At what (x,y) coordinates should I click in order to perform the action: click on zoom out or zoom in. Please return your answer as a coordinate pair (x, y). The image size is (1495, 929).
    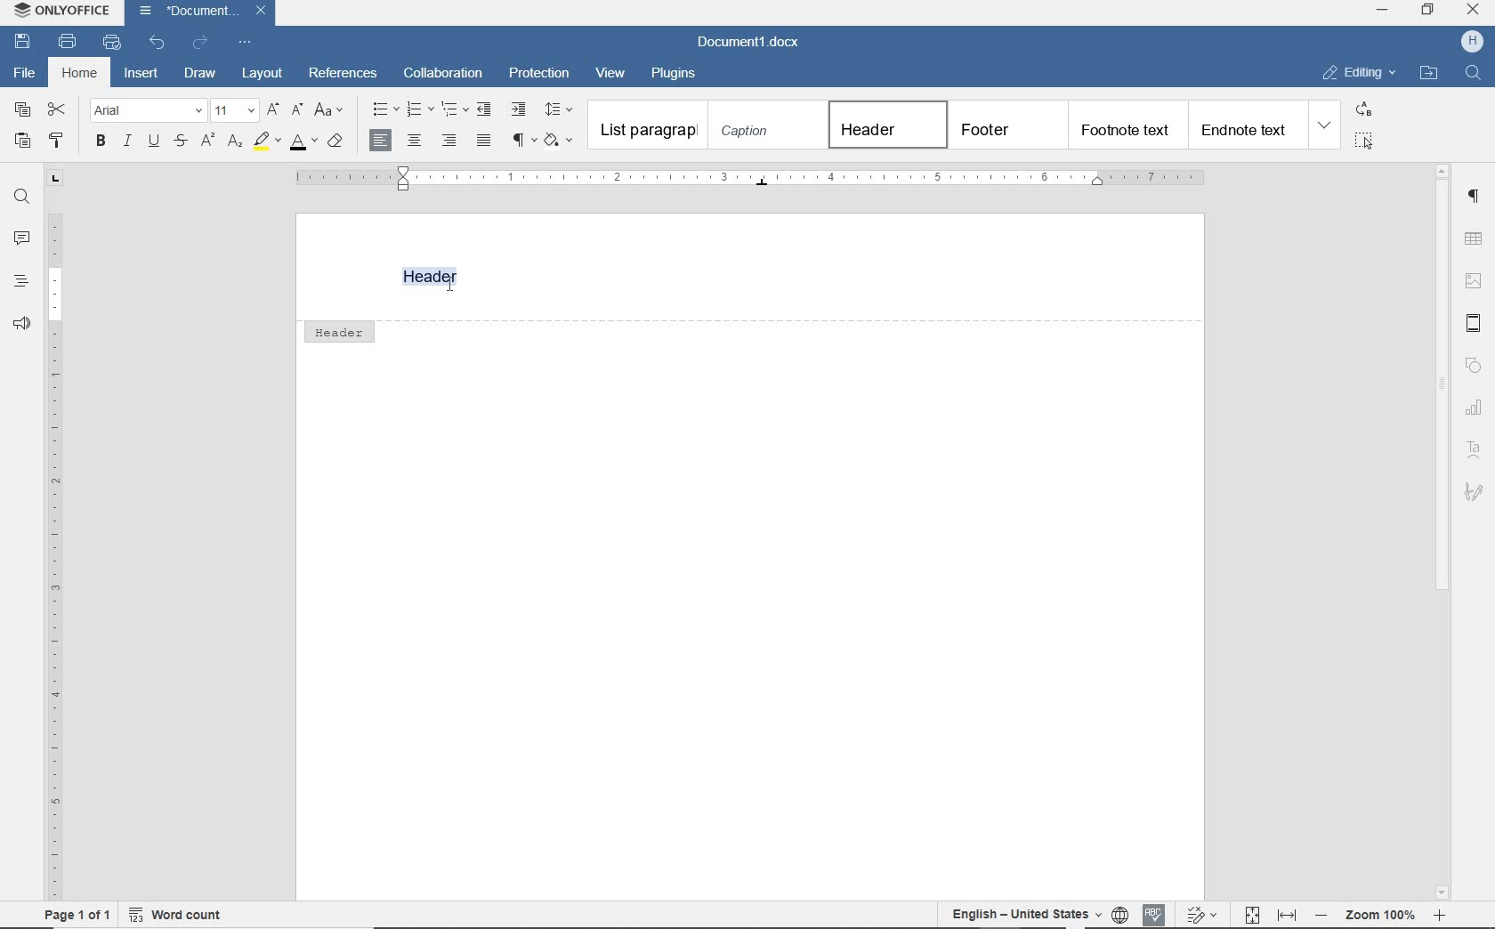
    Looking at the image, I should click on (1383, 914).